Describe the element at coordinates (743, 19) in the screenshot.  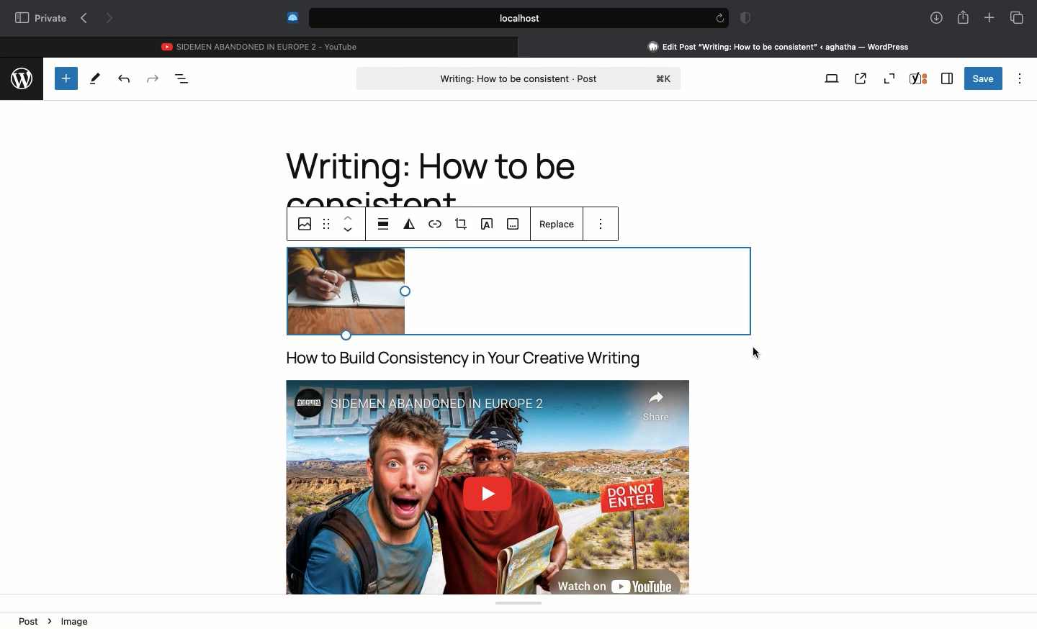
I see `Badge` at that location.